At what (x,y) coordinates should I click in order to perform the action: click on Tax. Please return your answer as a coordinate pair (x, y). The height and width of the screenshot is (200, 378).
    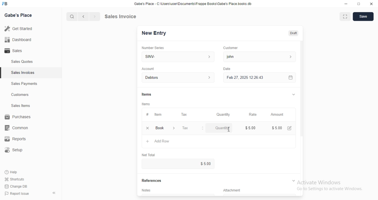
    Looking at the image, I should click on (194, 128).